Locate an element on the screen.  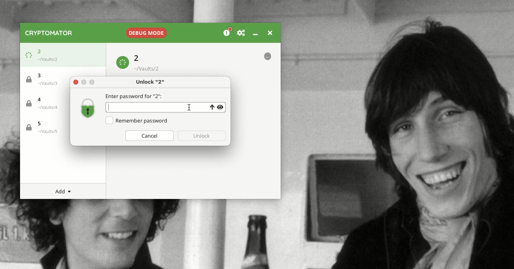
Vault 5 is located at coordinates (42, 128).